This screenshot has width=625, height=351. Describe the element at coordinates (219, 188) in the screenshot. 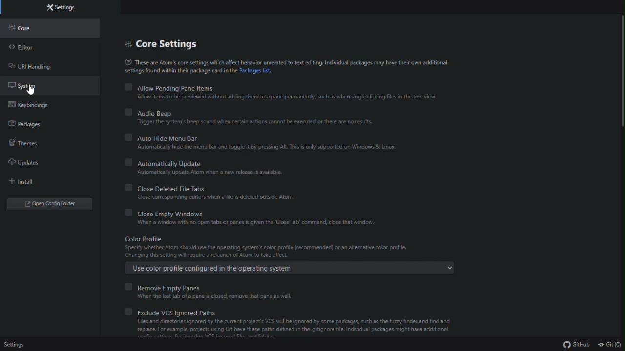

I see `Close deleted file tabs` at that location.